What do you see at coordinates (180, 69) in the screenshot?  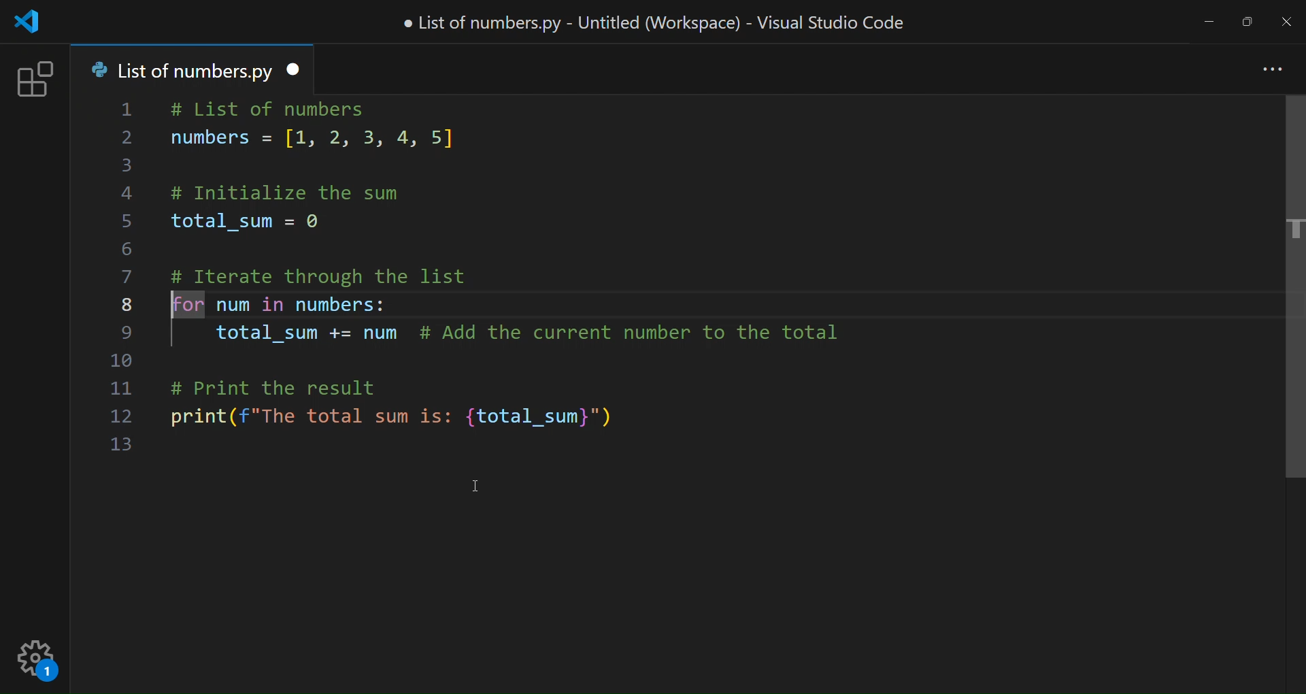 I see `tab name` at bounding box center [180, 69].